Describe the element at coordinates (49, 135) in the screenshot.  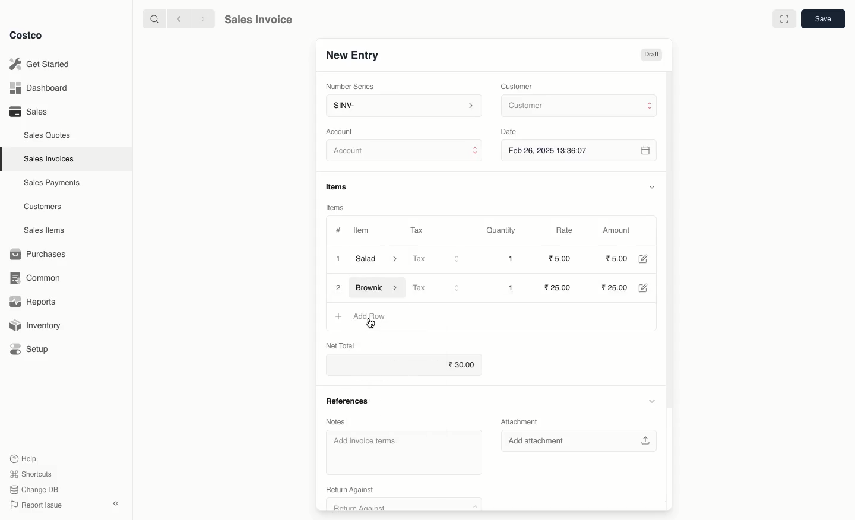
I see `Sales Quotes` at that location.